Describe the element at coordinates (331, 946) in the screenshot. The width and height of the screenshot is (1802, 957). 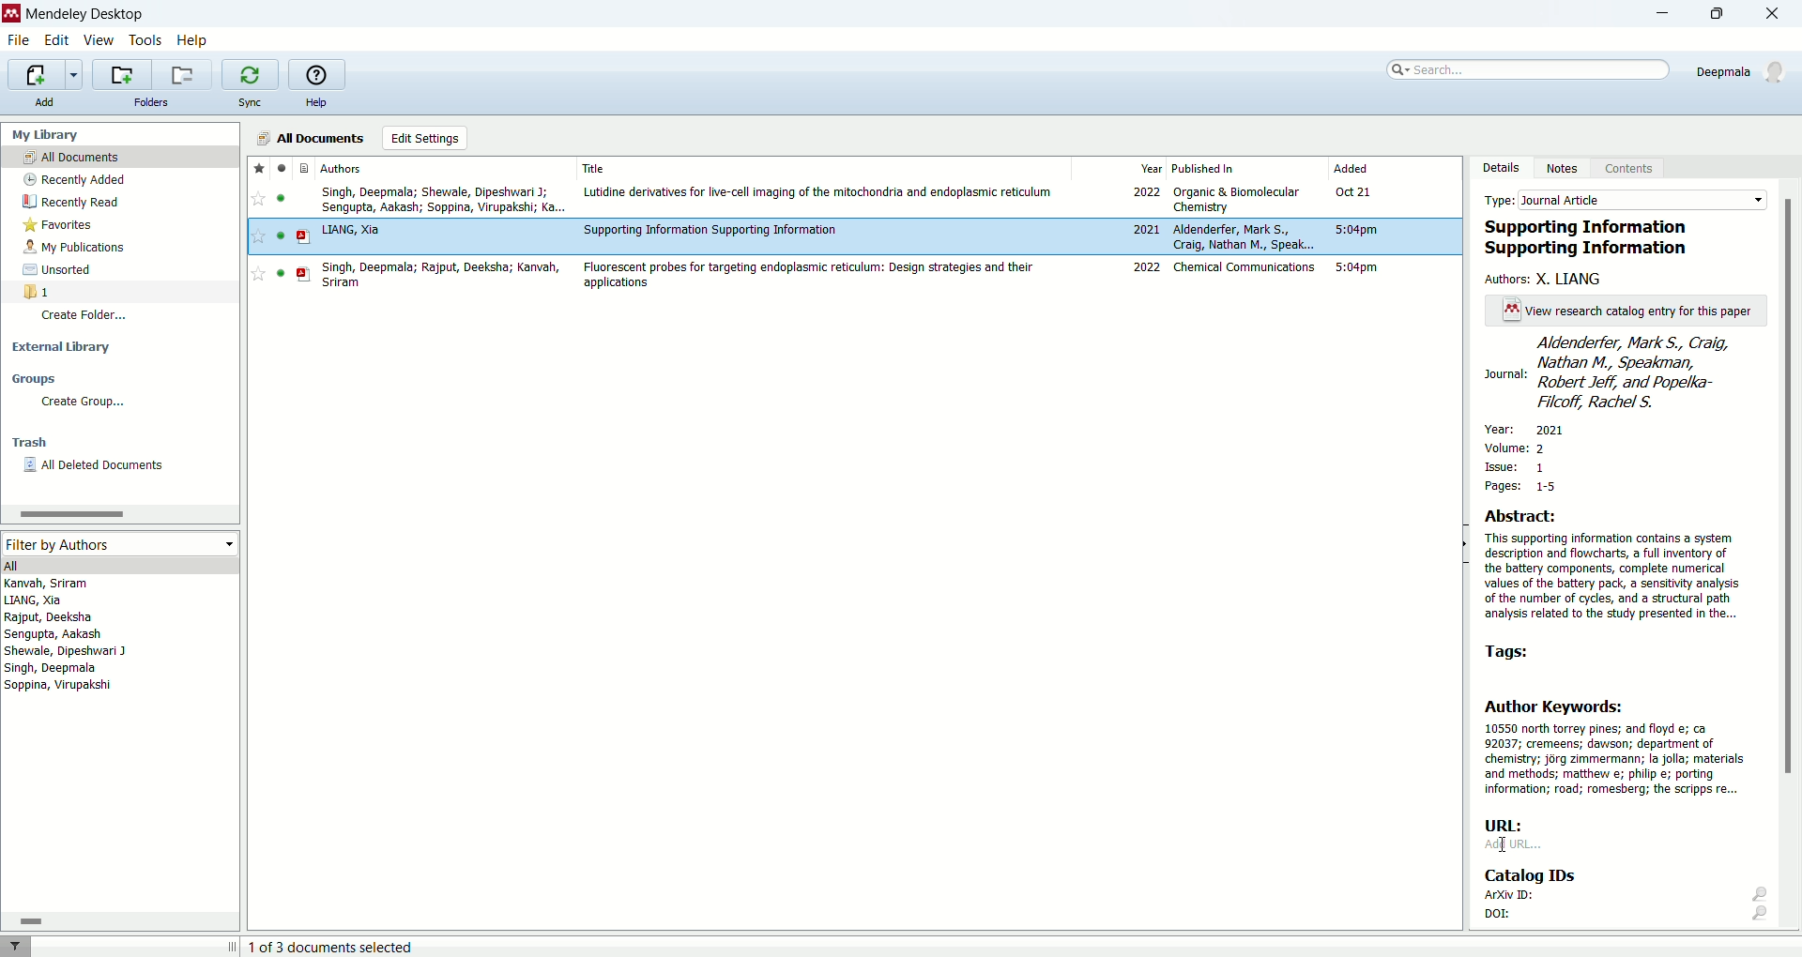
I see `1 of 3 documents selected` at that location.